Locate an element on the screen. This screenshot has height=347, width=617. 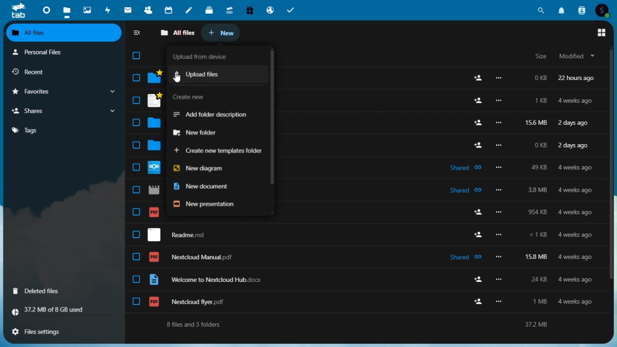
shared is located at coordinates (467, 169).